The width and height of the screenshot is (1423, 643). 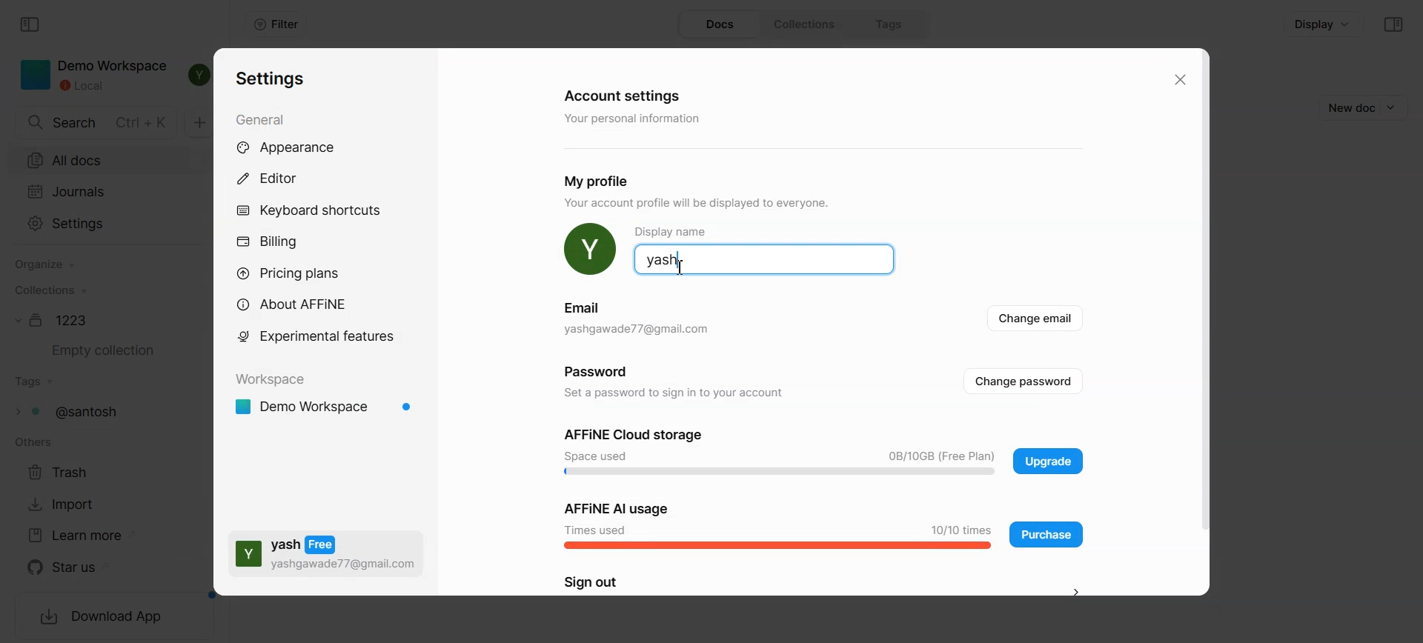 What do you see at coordinates (636, 119) in the screenshot?
I see `‘Your personal information` at bounding box center [636, 119].